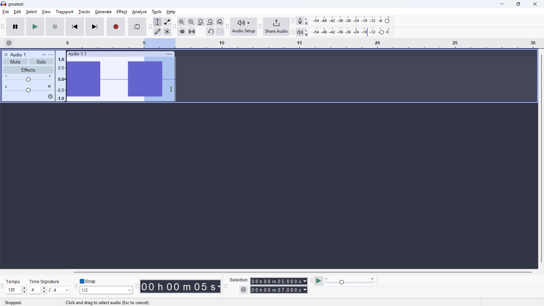 Image resolution: width=544 pixels, height=306 pixels. I want to click on Selection settings , so click(244, 290).